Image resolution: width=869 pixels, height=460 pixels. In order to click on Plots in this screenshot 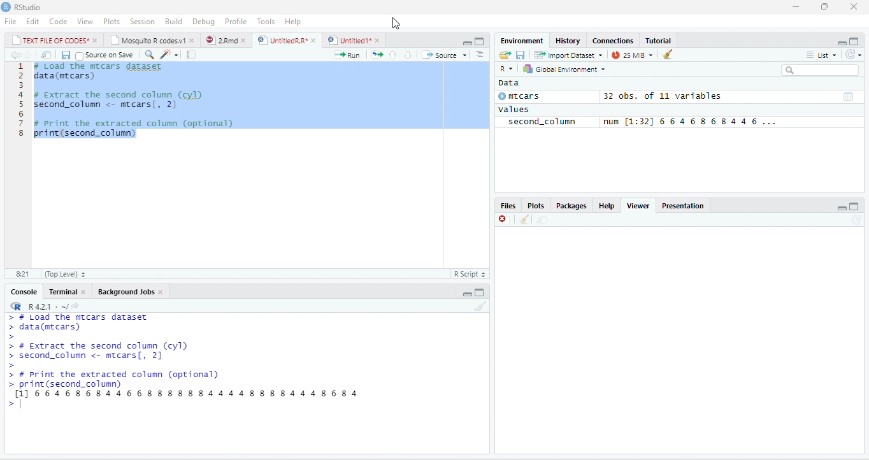, I will do `click(111, 20)`.